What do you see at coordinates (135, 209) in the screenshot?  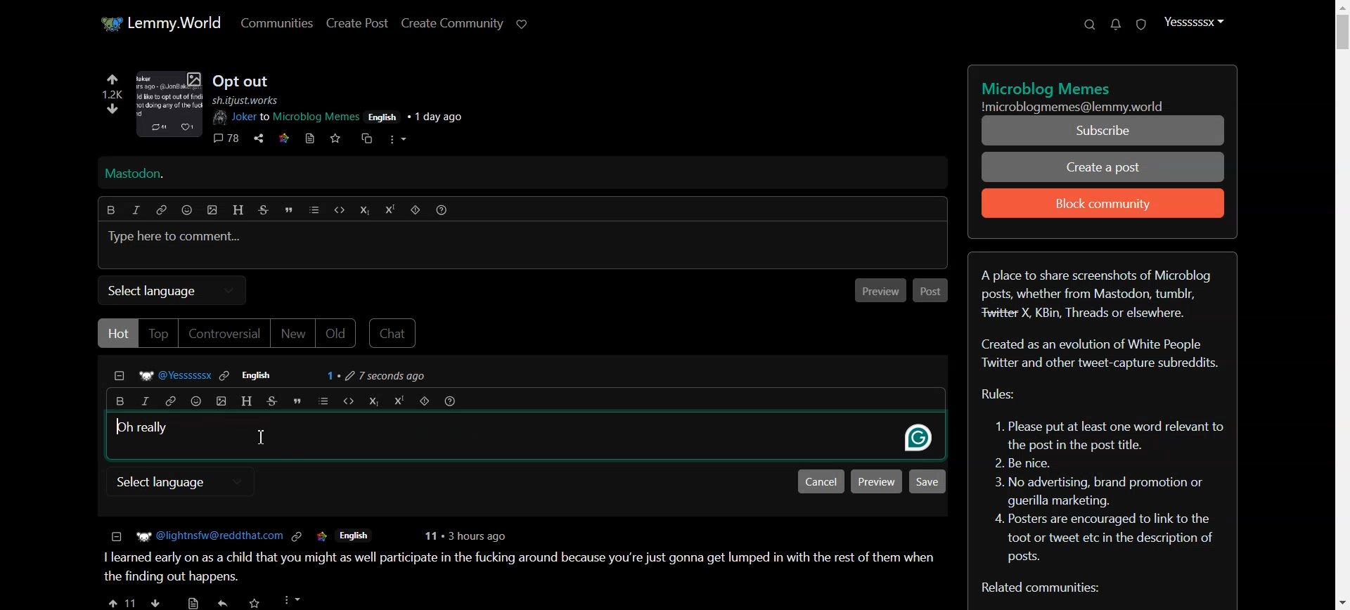 I see `Italic` at bounding box center [135, 209].